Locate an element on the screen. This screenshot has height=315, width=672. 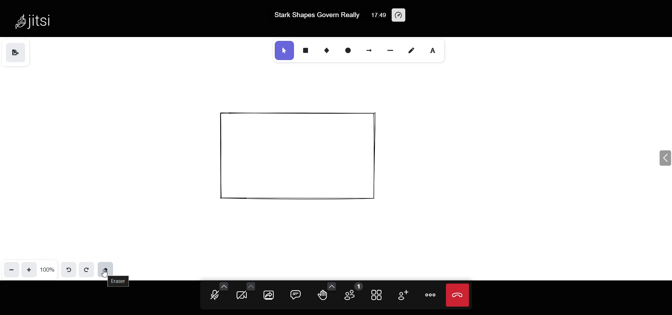
redo is located at coordinates (86, 269).